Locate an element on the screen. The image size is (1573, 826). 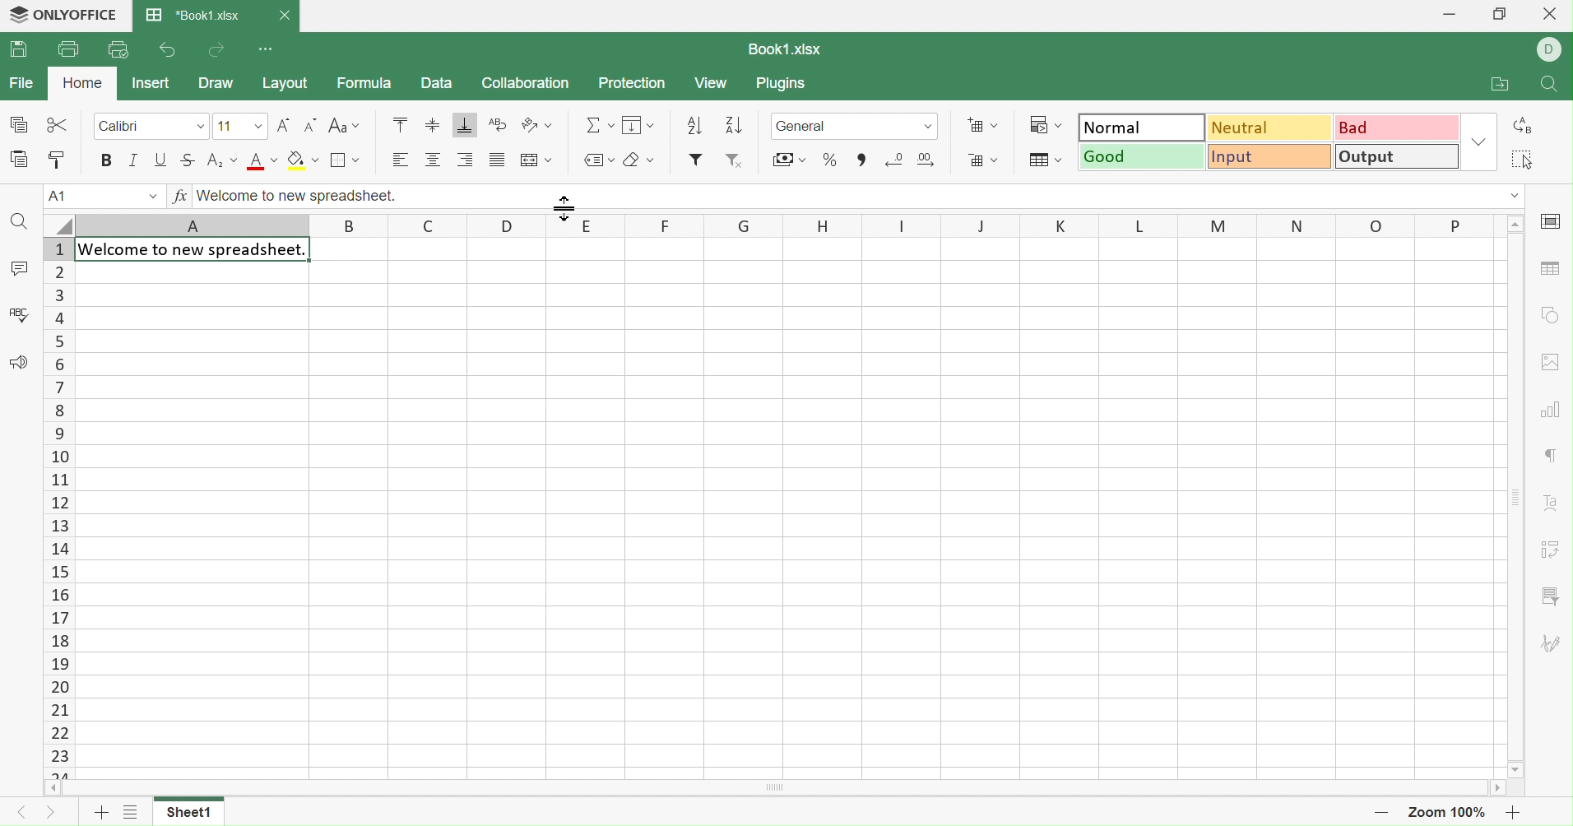
image settings is located at coordinates (1554, 362).